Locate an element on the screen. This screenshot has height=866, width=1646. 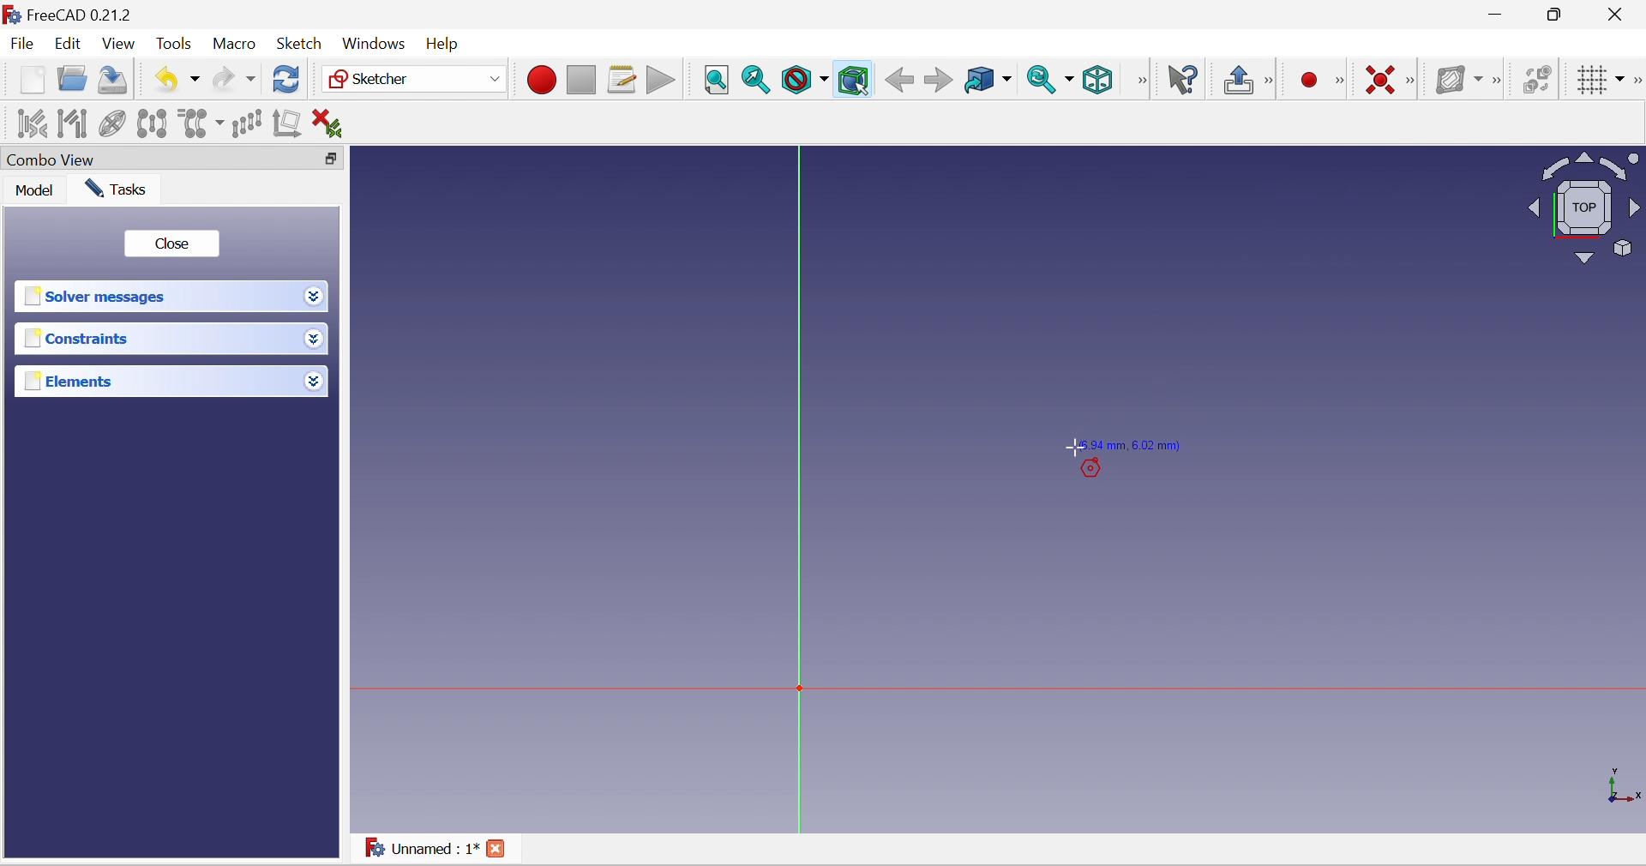
FreeCAD 0.21.2 is located at coordinates (69, 14).